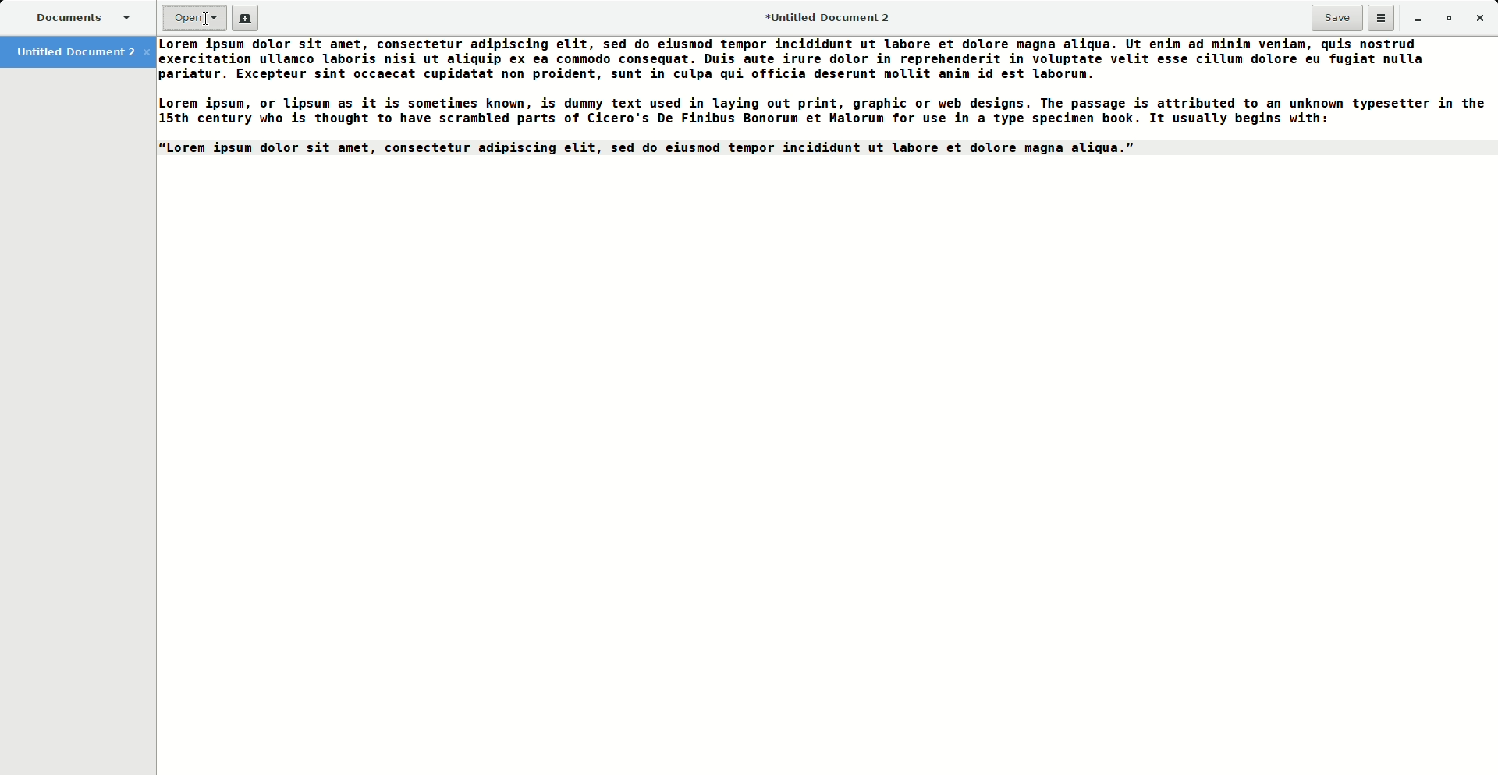  I want to click on Cursor, so click(204, 23).